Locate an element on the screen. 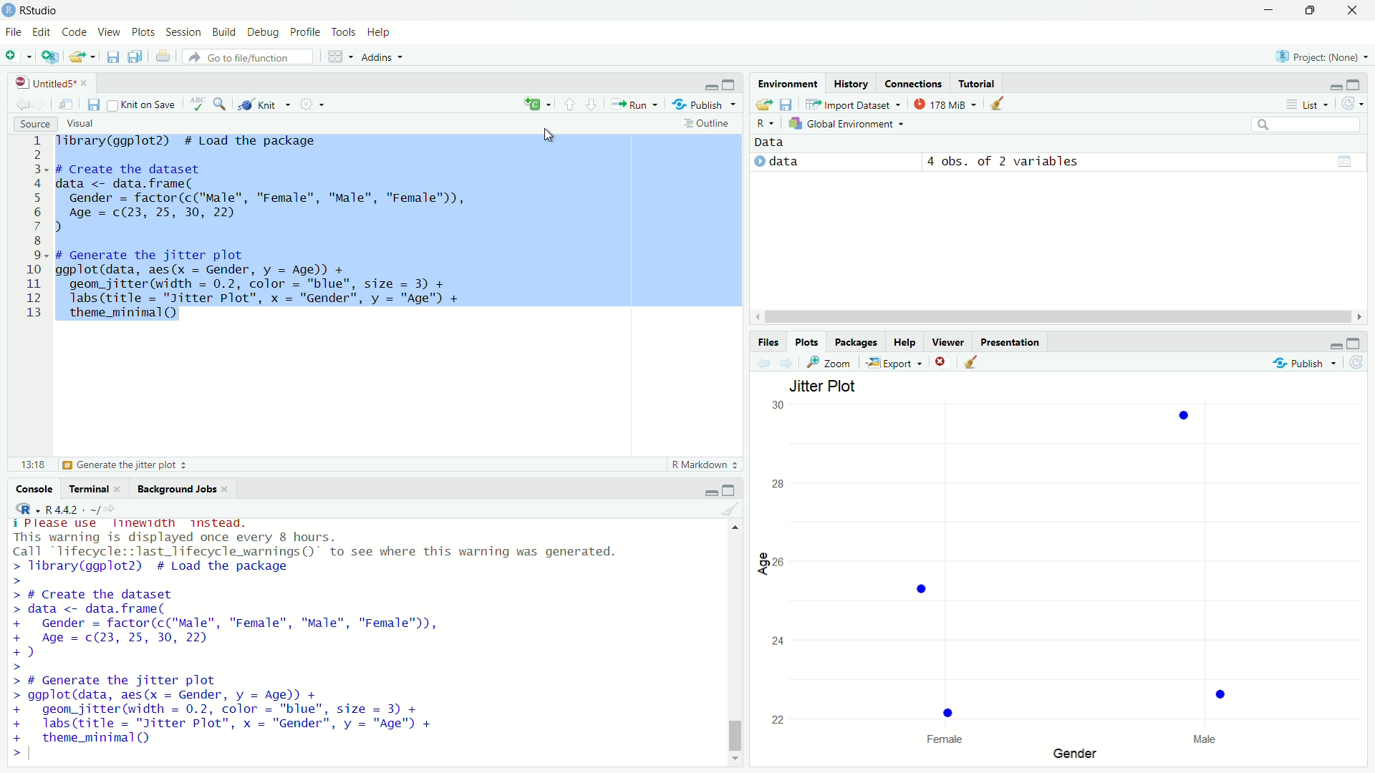 The height and width of the screenshot is (773, 1375). plots is located at coordinates (810, 341).